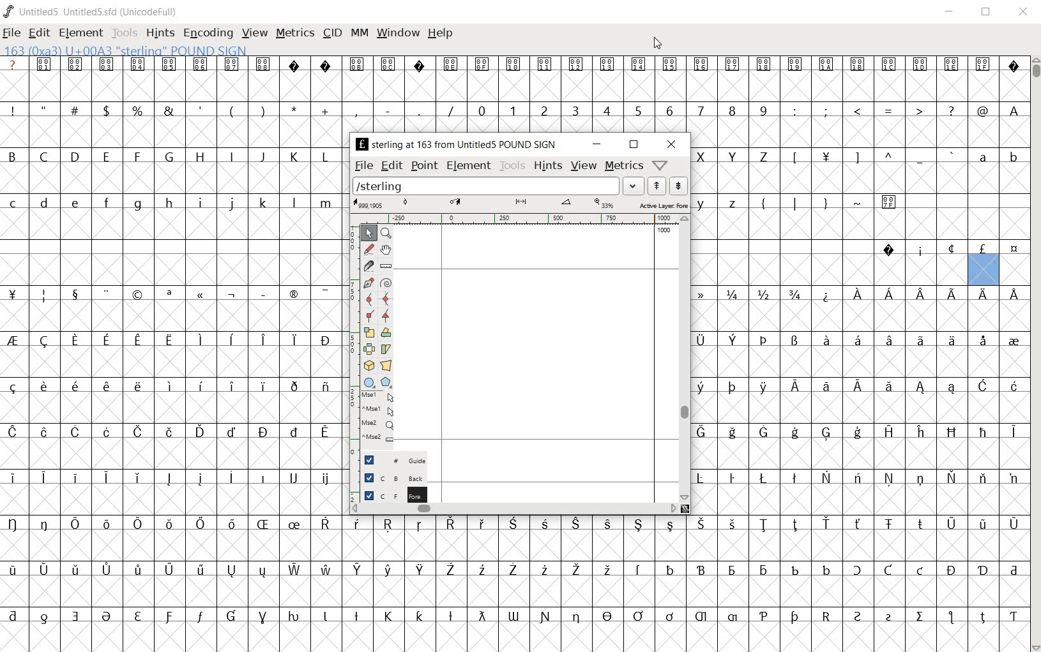 The height and width of the screenshot is (652, 1041). Describe the element at coordinates (639, 525) in the screenshot. I see `Symbol` at that location.